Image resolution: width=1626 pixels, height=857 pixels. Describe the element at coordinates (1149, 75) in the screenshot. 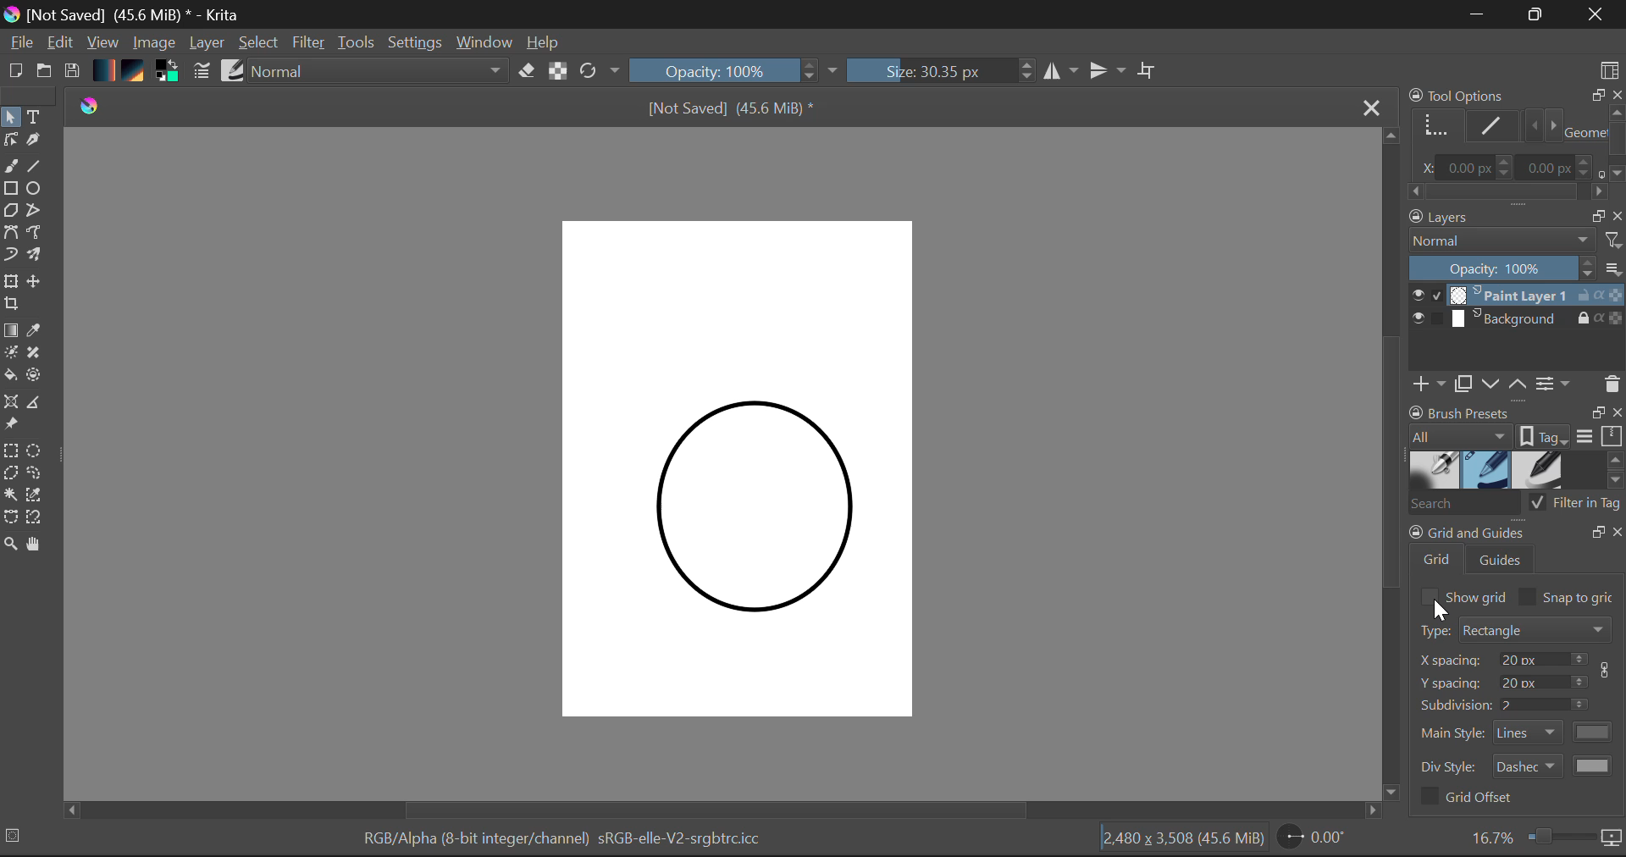

I see `Crop` at that location.